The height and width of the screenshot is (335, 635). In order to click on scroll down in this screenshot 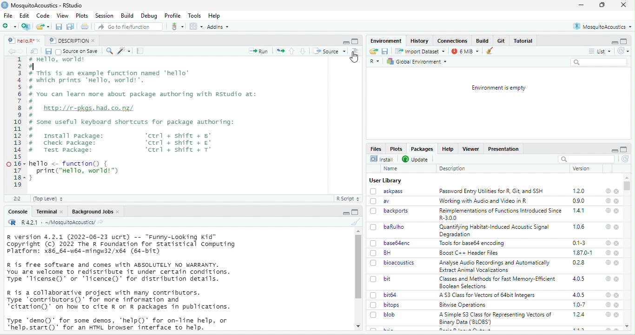, I will do `click(357, 327)`.